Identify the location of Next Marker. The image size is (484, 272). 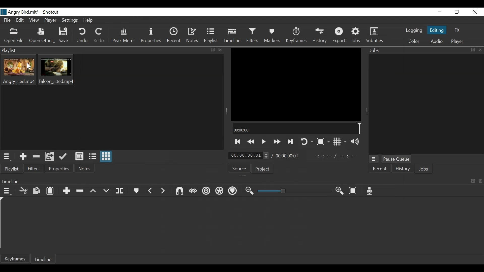
(163, 191).